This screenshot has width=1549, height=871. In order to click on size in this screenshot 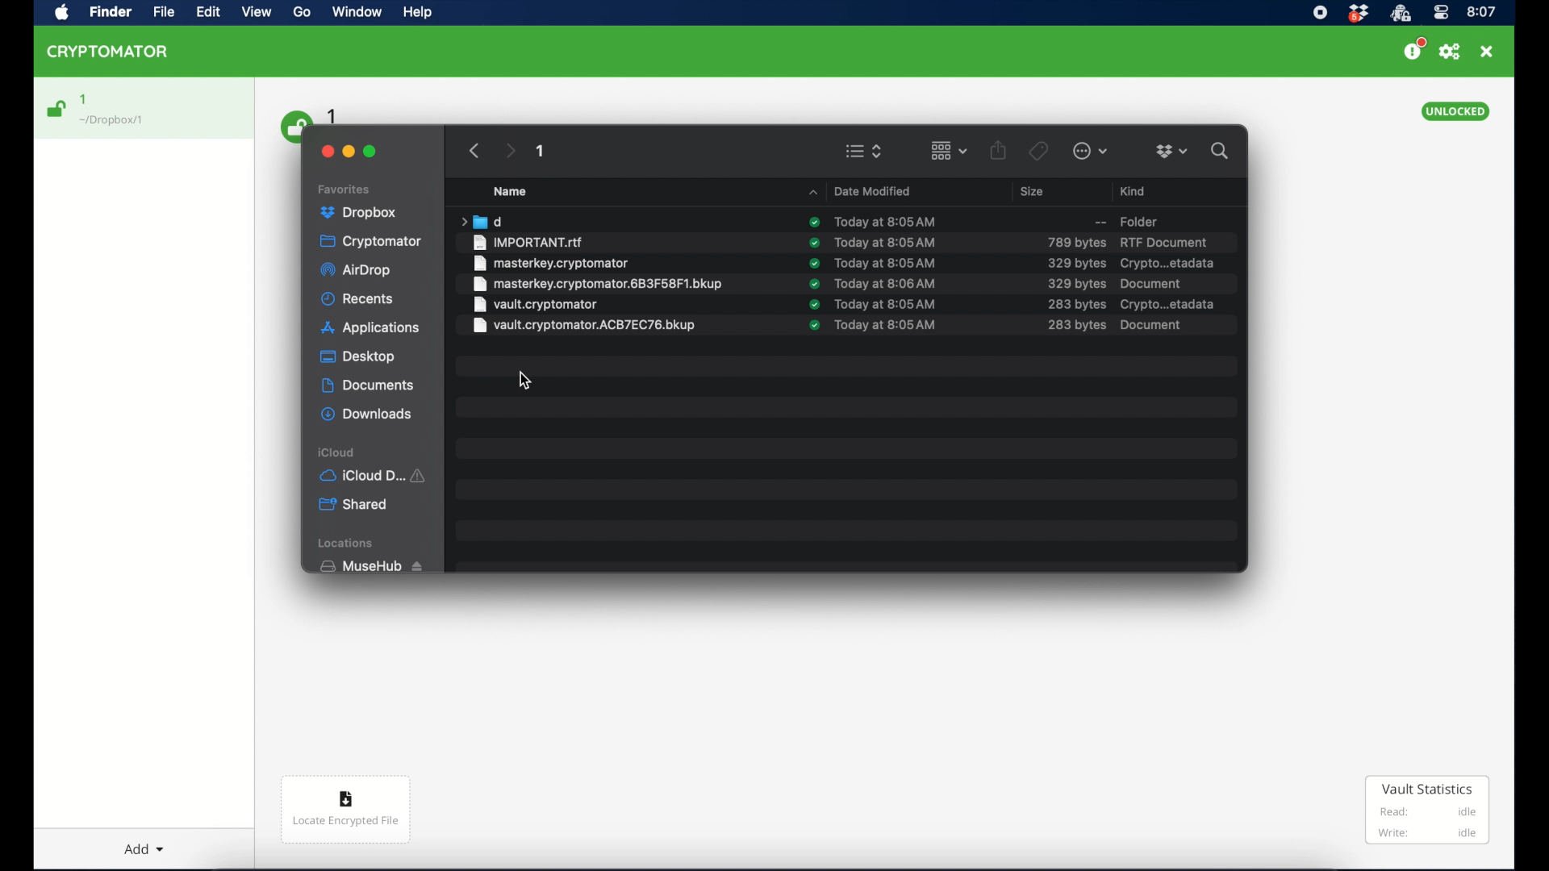, I will do `click(1075, 283)`.